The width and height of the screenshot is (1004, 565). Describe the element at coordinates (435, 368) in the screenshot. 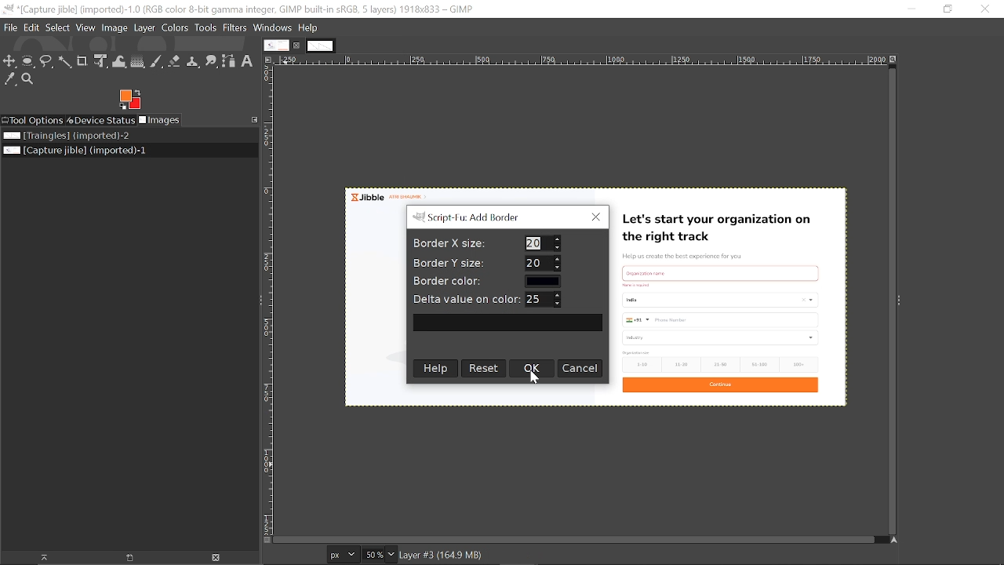

I see `Help` at that location.